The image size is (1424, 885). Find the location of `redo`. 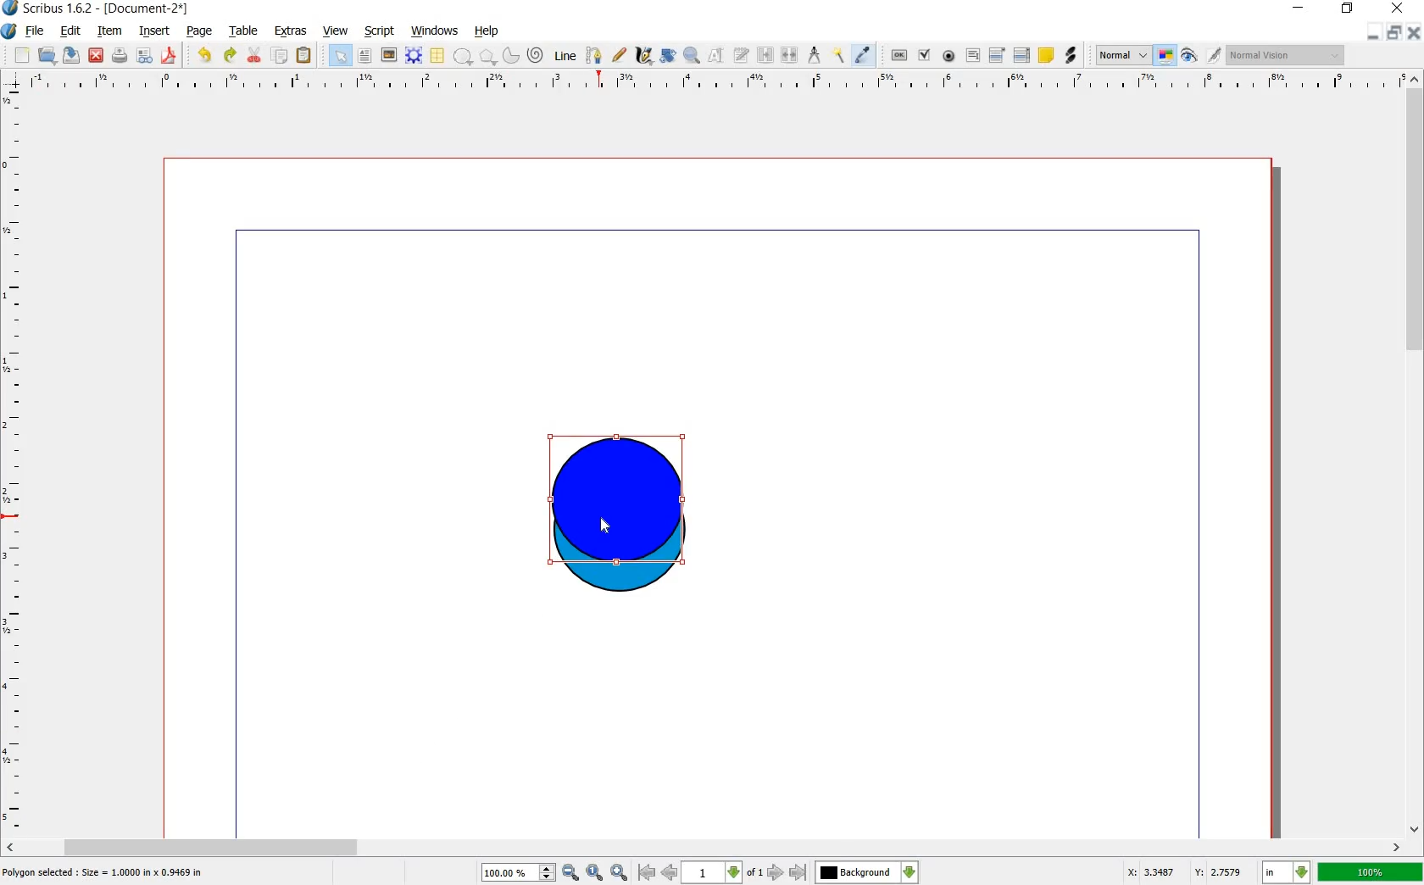

redo is located at coordinates (229, 56).